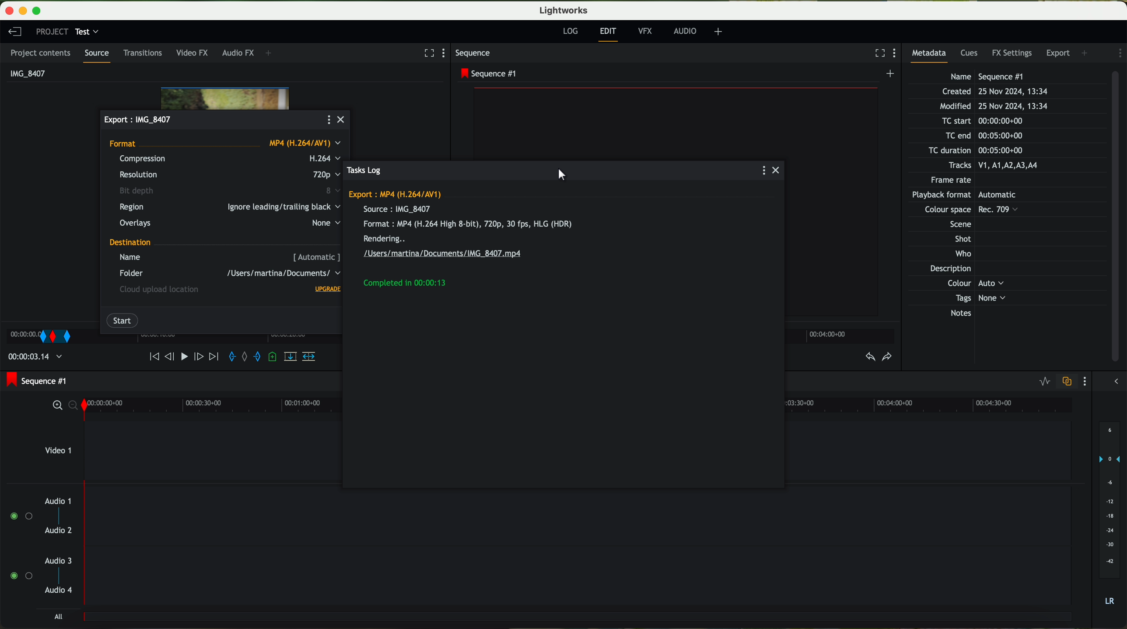 Image resolution: width=1127 pixels, height=629 pixels. Describe the element at coordinates (21, 10) in the screenshot. I see `minimize` at that location.